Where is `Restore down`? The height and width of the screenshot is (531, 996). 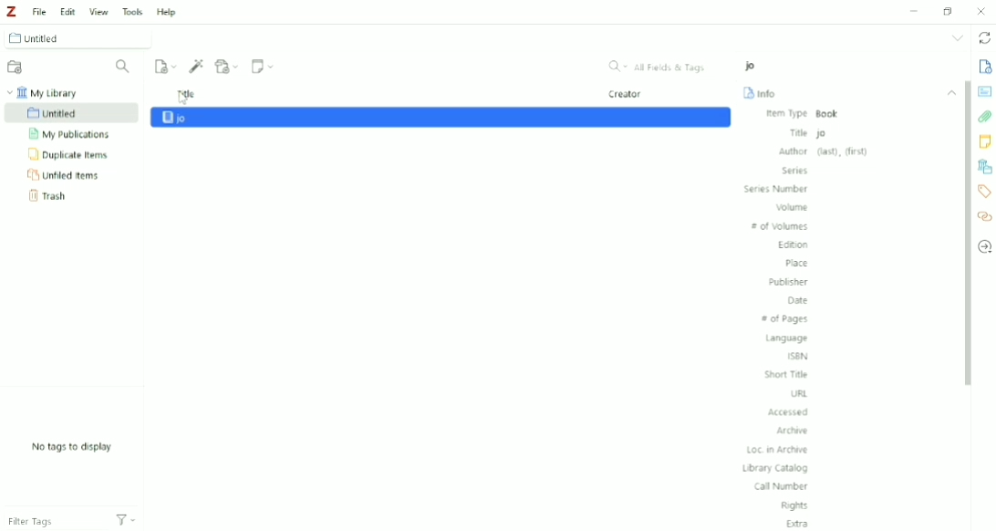
Restore down is located at coordinates (949, 10).